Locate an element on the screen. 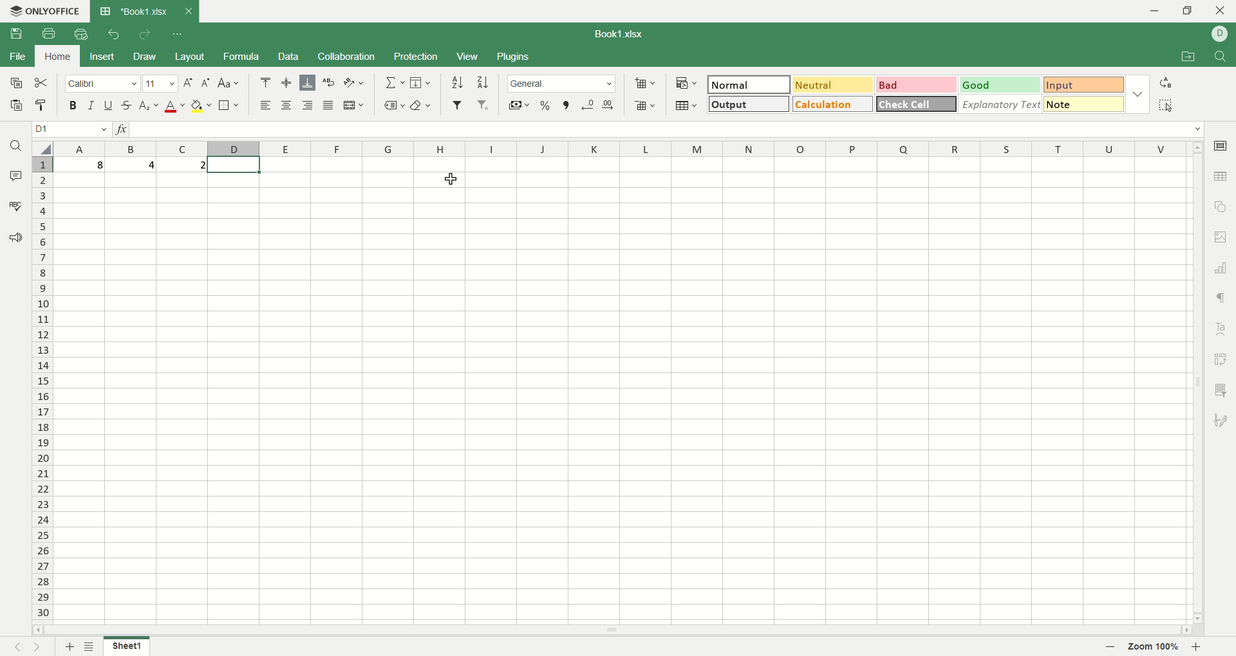 The width and height of the screenshot is (1236, 656). onlyoffice is located at coordinates (43, 11).